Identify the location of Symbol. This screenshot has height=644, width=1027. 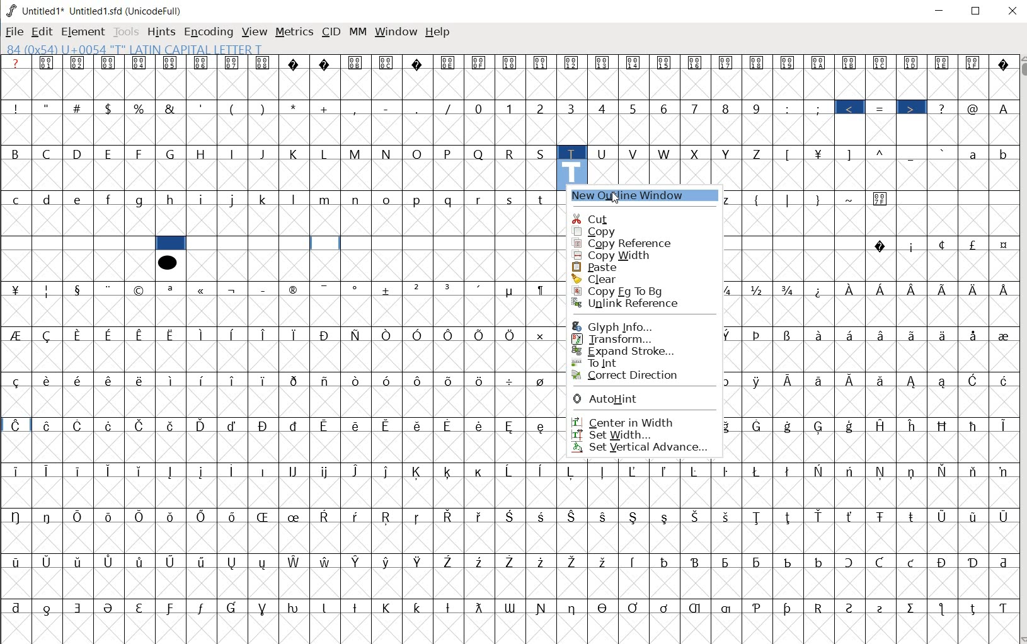
(604, 606).